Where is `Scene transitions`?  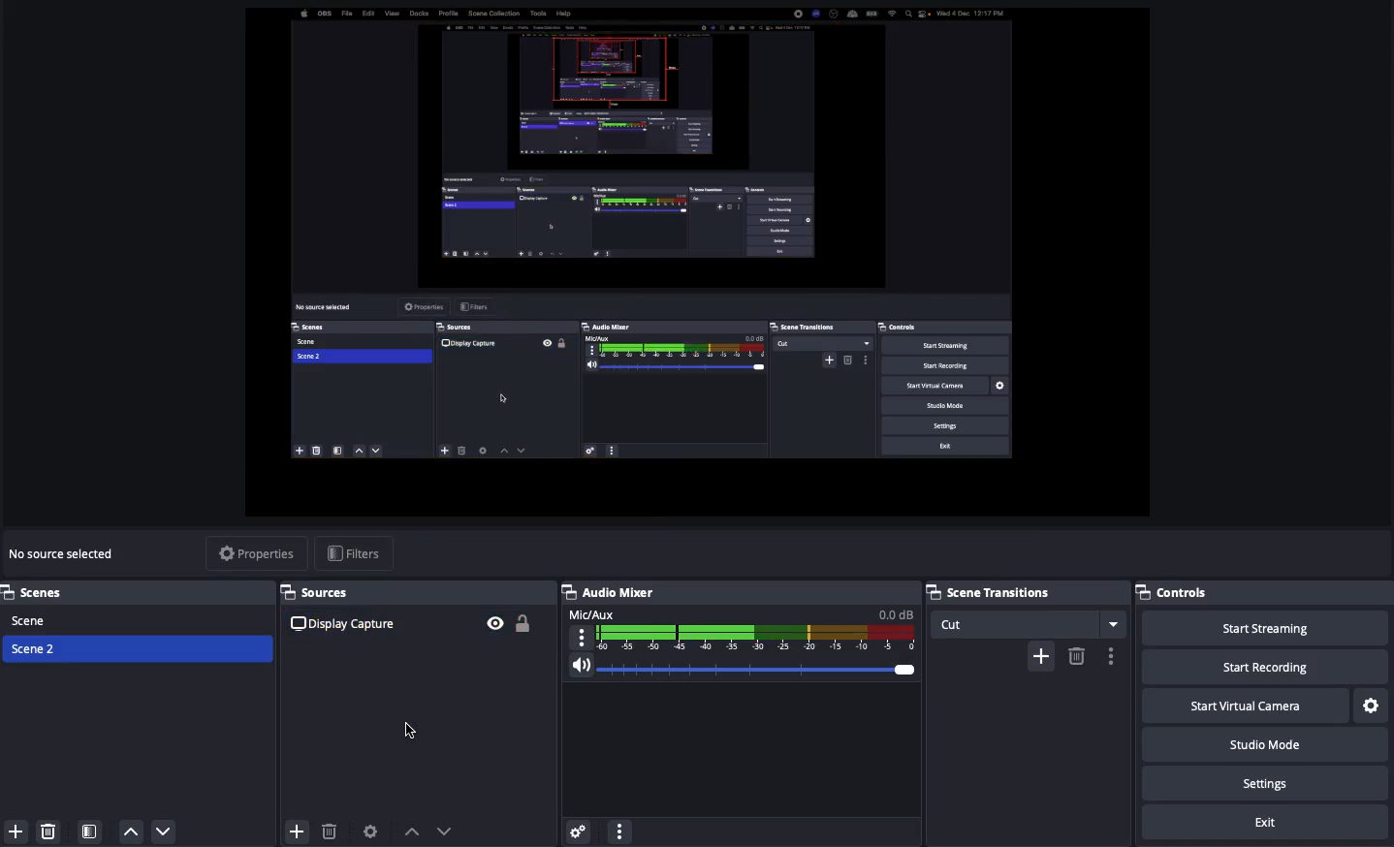 Scene transitions is located at coordinates (1022, 593).